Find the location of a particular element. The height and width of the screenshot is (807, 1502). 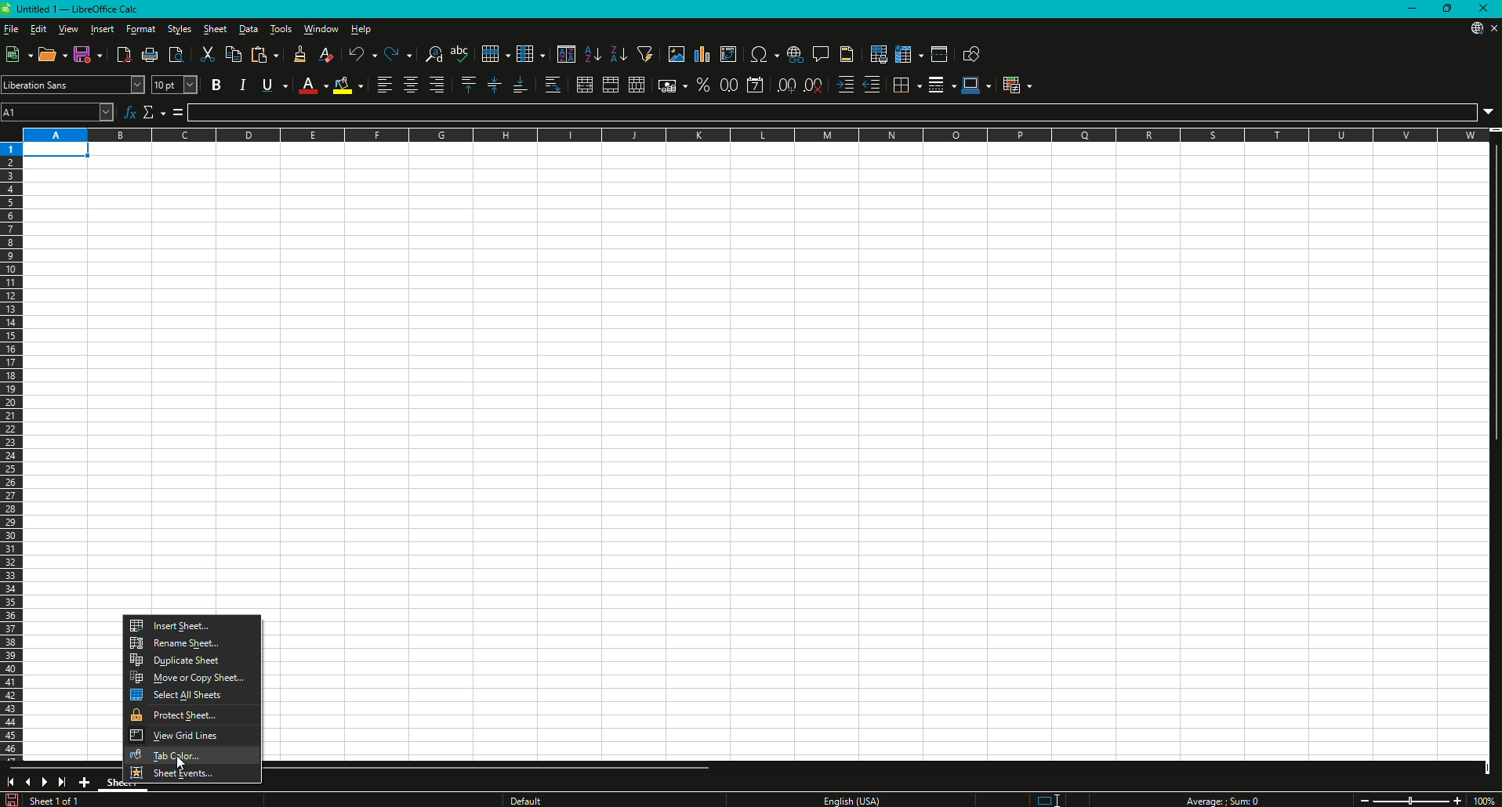

Sort Ascending is located at coordinates (593, 54).